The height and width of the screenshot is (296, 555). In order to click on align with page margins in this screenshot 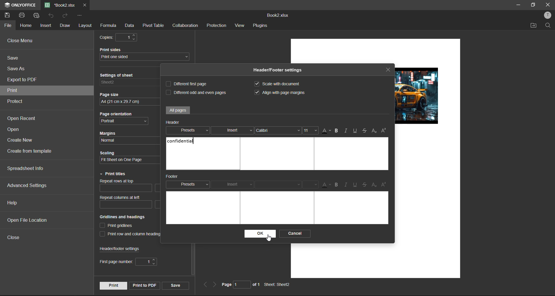, I will do `click(284, 92)`.